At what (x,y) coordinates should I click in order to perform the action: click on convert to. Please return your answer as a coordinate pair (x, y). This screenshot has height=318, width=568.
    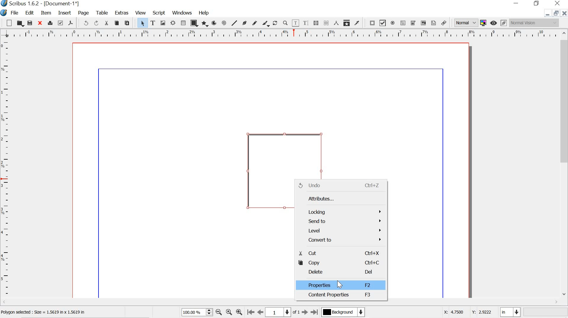
    Looking at the image, I should click on (341, 240).